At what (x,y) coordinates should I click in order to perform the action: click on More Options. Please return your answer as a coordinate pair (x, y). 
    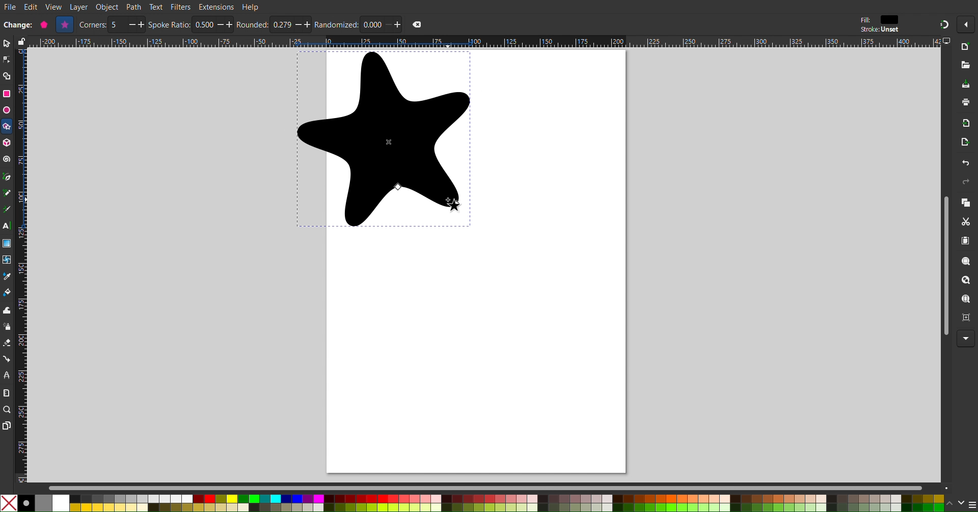
    Looking at the image, I should click on (966, 339).